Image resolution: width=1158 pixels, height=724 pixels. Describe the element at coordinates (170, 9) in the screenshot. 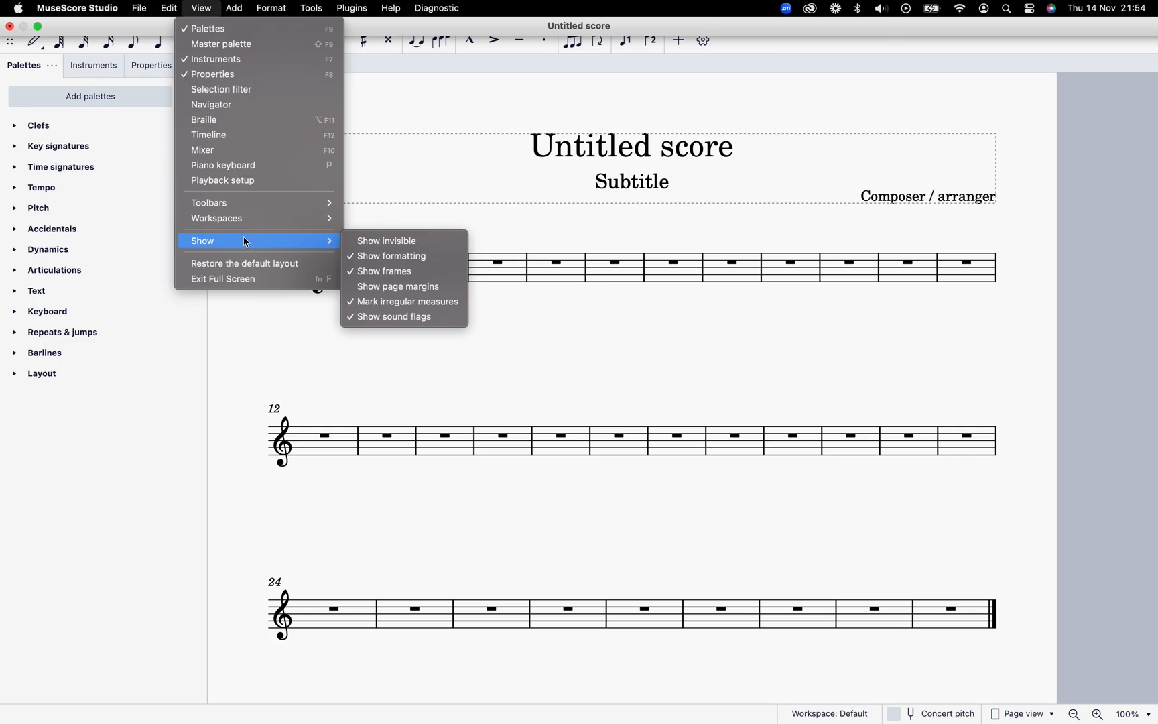

I see `edit` at that location.